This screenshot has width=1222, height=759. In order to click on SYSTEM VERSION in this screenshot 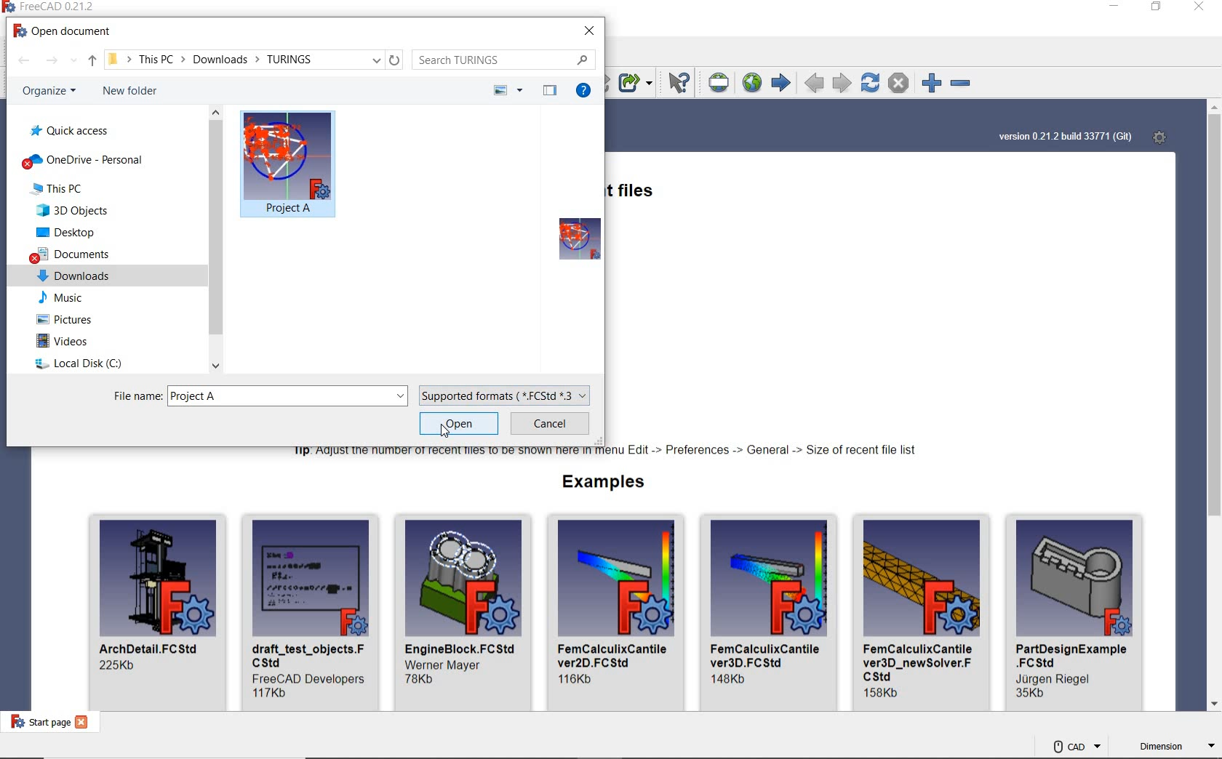, I will do `click(1065, 137)`.